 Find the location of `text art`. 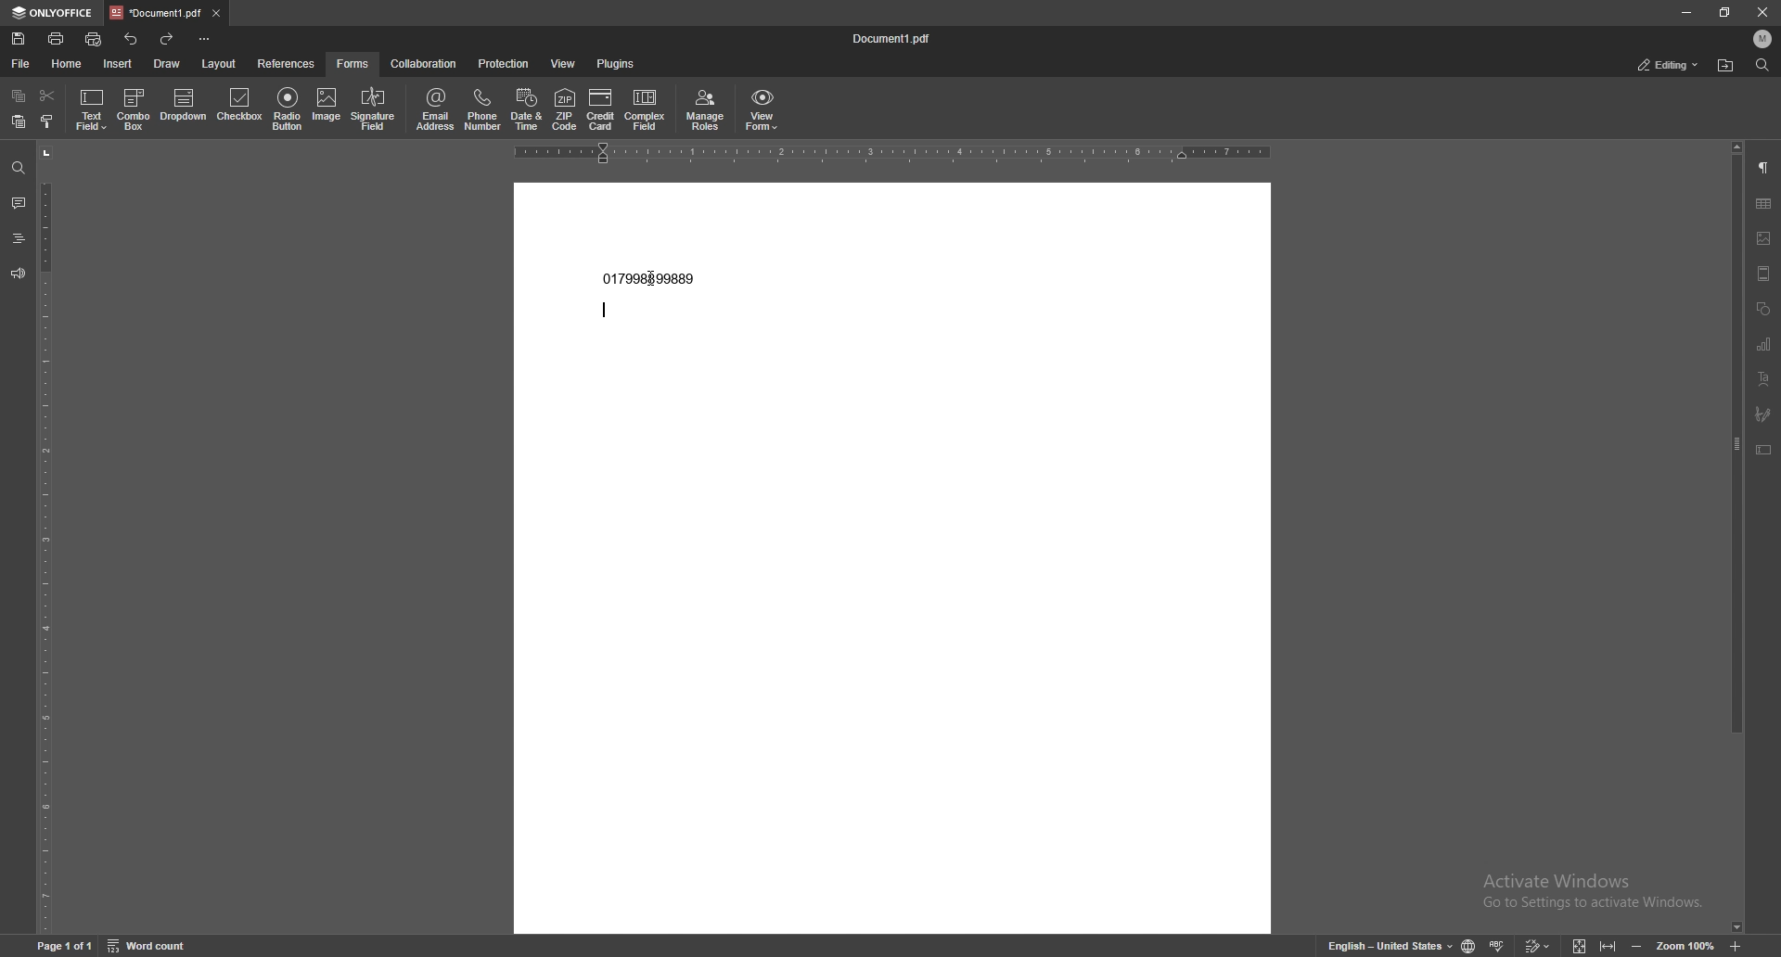

text art is located at coordinates (1763, 379).